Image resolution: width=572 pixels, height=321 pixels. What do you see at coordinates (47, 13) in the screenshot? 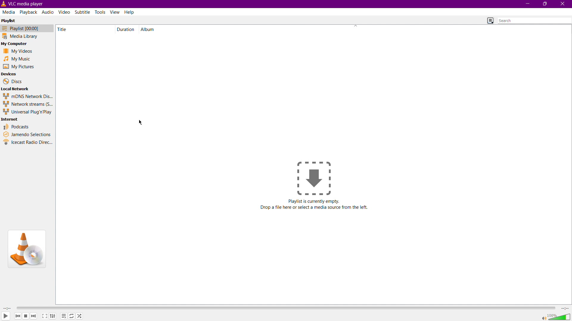
I see `Audio` at bounding box center [47, 13].